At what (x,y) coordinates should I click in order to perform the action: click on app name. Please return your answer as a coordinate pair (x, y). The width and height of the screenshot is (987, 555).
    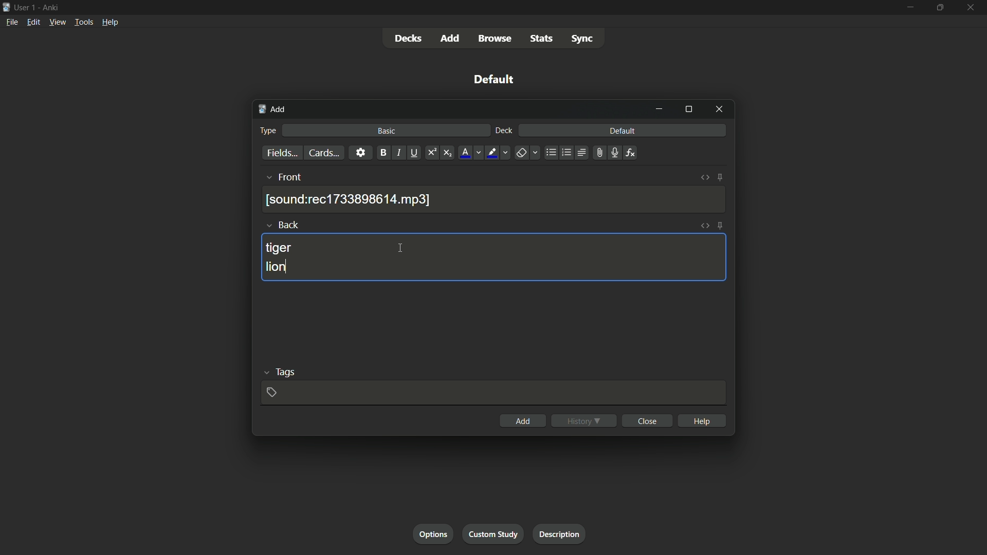
    Looking at the image, I should click on (50, 7).